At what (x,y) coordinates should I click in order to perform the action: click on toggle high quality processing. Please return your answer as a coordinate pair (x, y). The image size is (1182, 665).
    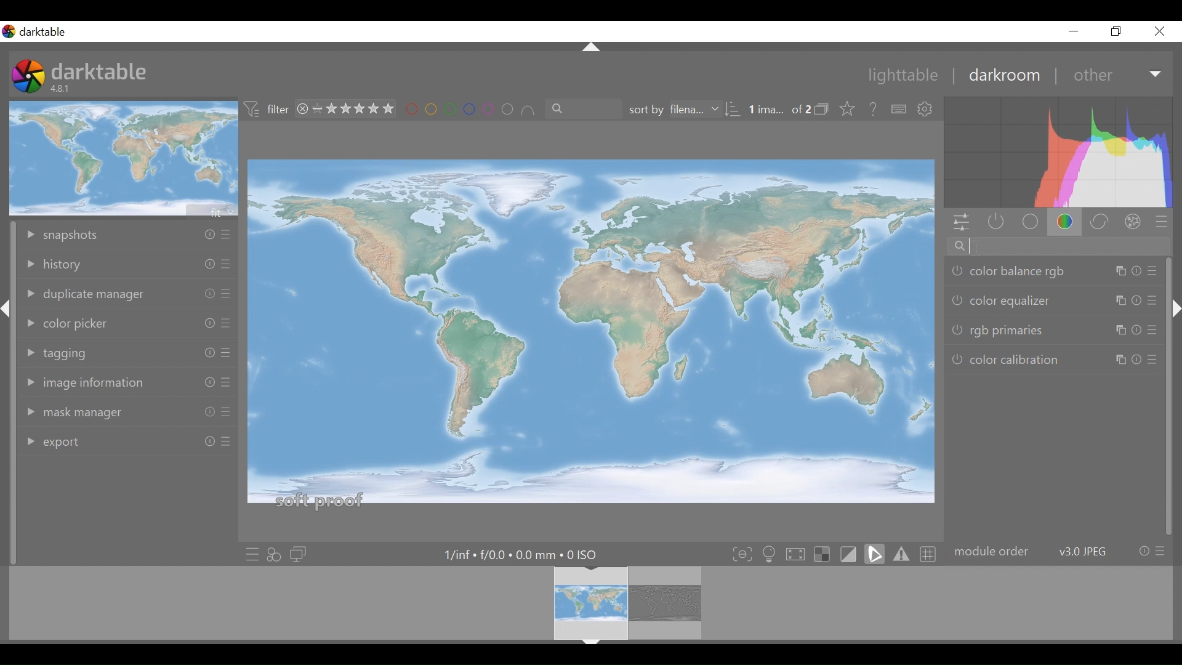
    Looking at the image, I should click on (795, 552).